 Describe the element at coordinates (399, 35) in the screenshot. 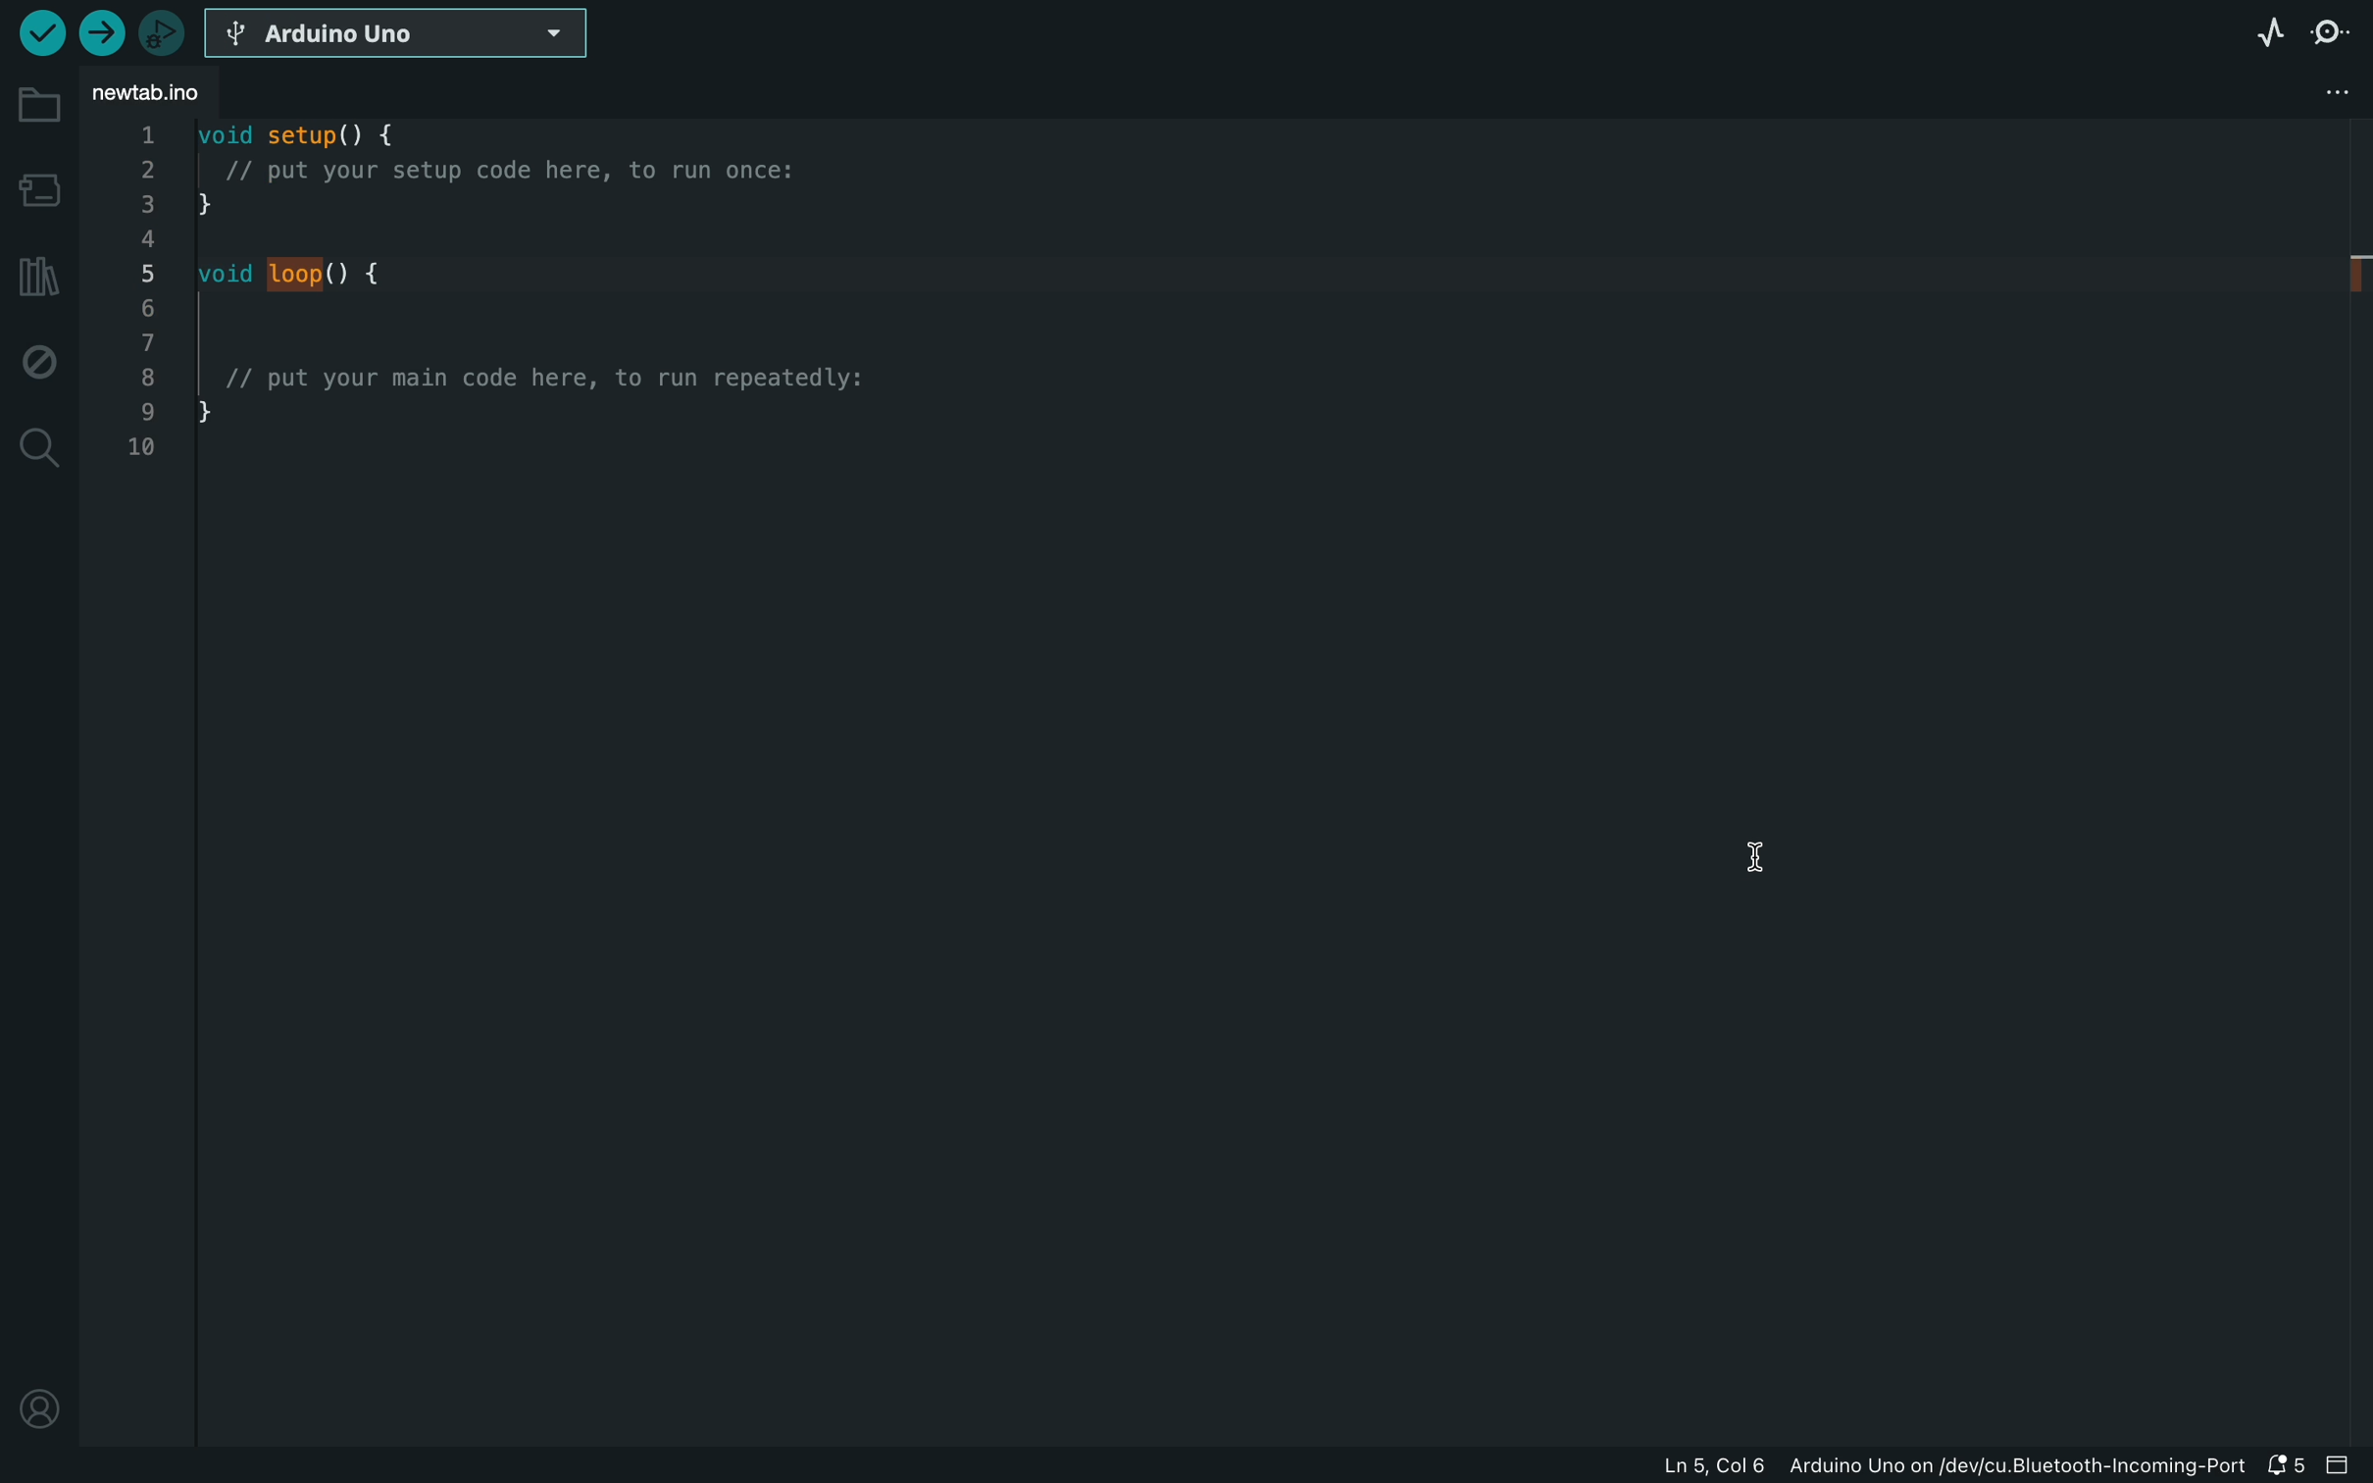

I see `board selecter` at that location.